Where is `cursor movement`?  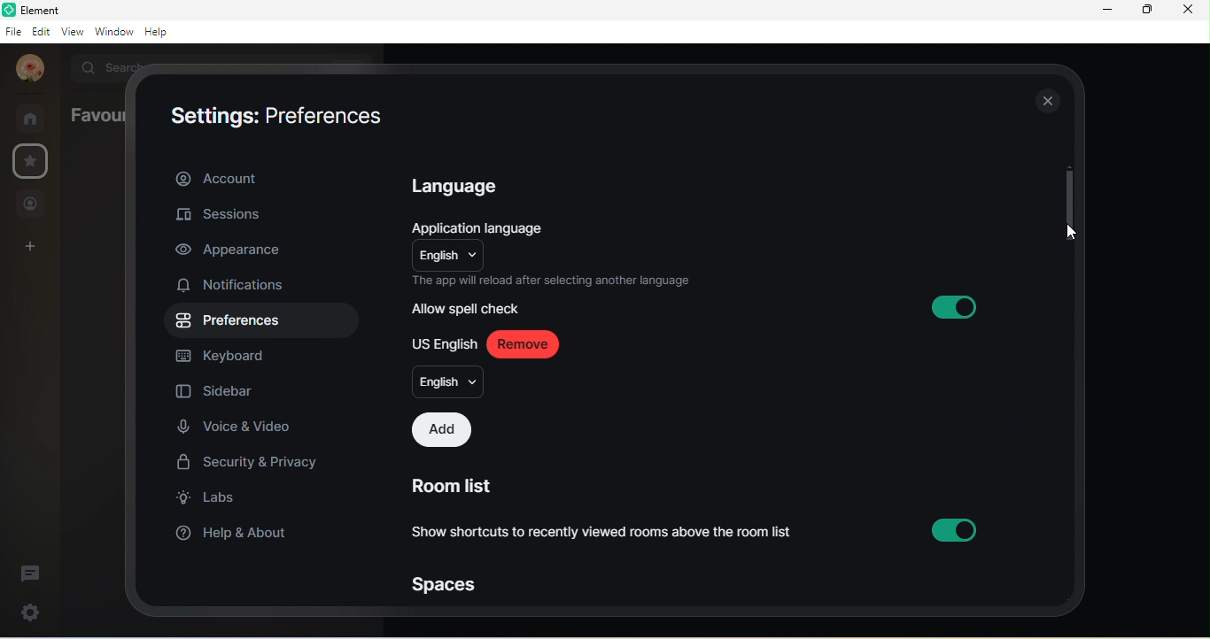
cursor movement is located at coordinates (1070, 234).